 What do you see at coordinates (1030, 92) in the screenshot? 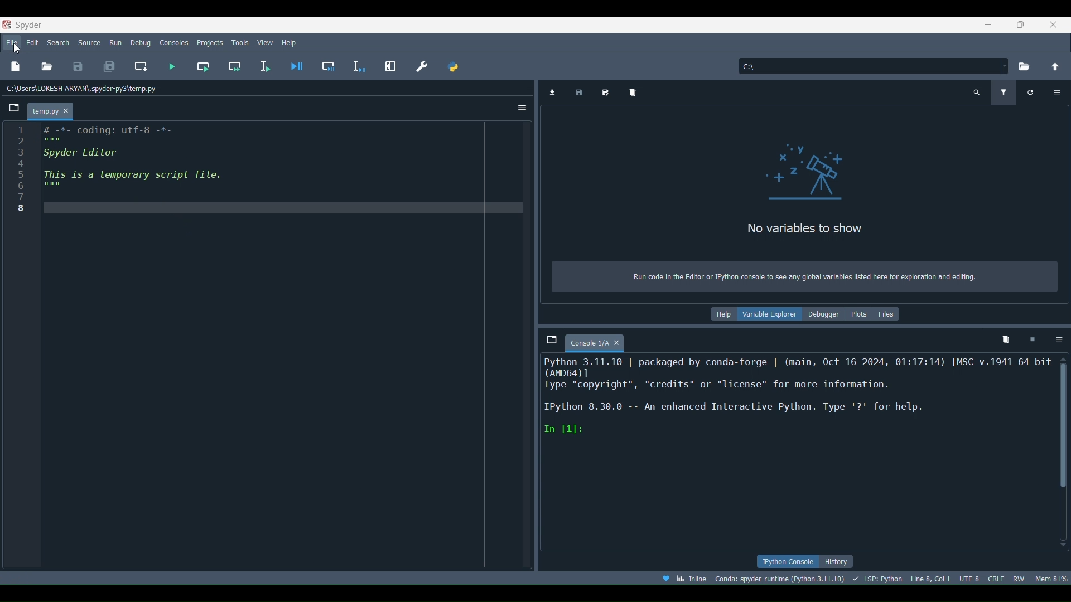
I see `Refresh variables (Ctrl + F)` at bounding box center [1030, 92].